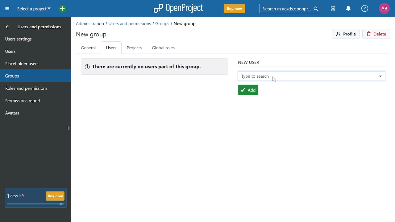 The image size is (395, 222). I want to click on Users, so click(35, 50).